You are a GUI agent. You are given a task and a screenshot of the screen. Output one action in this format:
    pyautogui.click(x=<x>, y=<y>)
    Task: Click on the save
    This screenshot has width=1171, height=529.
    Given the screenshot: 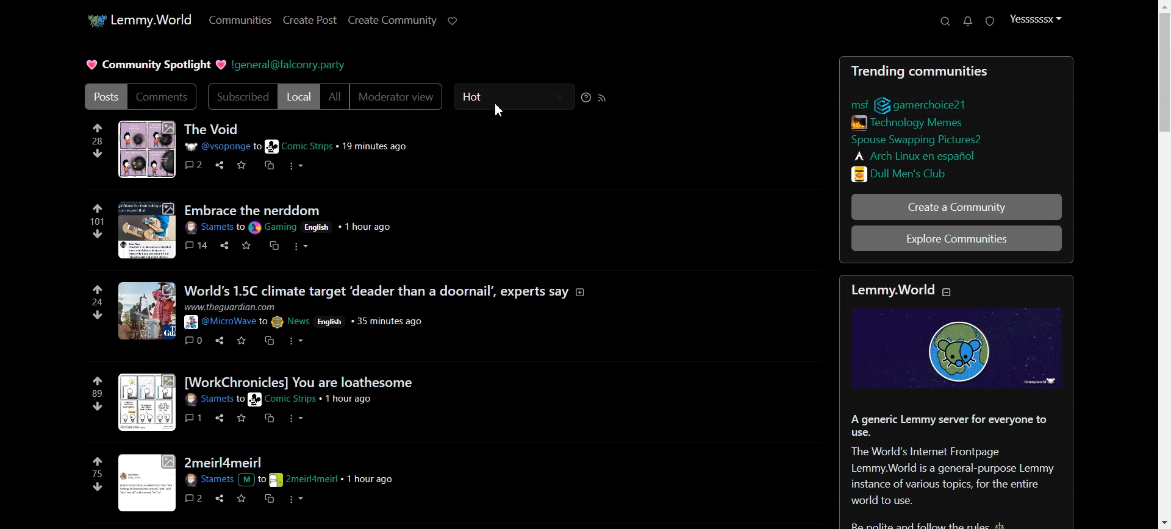 What is the action you would take?
    pyautogui.click(x=239, y=498)
    